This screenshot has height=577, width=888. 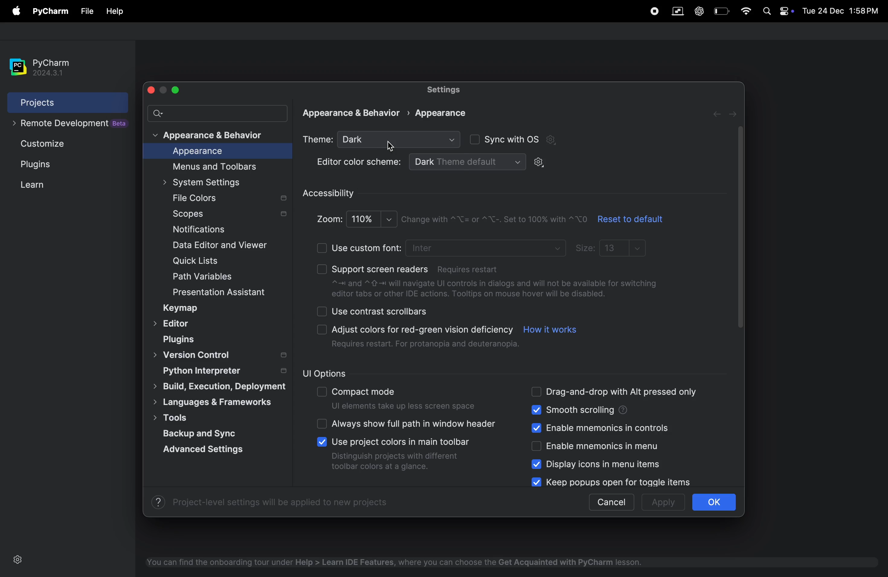 What do you see at coordinates (454, 90) in the screenshot?
I see `settings` at bounding box center [454, 90].